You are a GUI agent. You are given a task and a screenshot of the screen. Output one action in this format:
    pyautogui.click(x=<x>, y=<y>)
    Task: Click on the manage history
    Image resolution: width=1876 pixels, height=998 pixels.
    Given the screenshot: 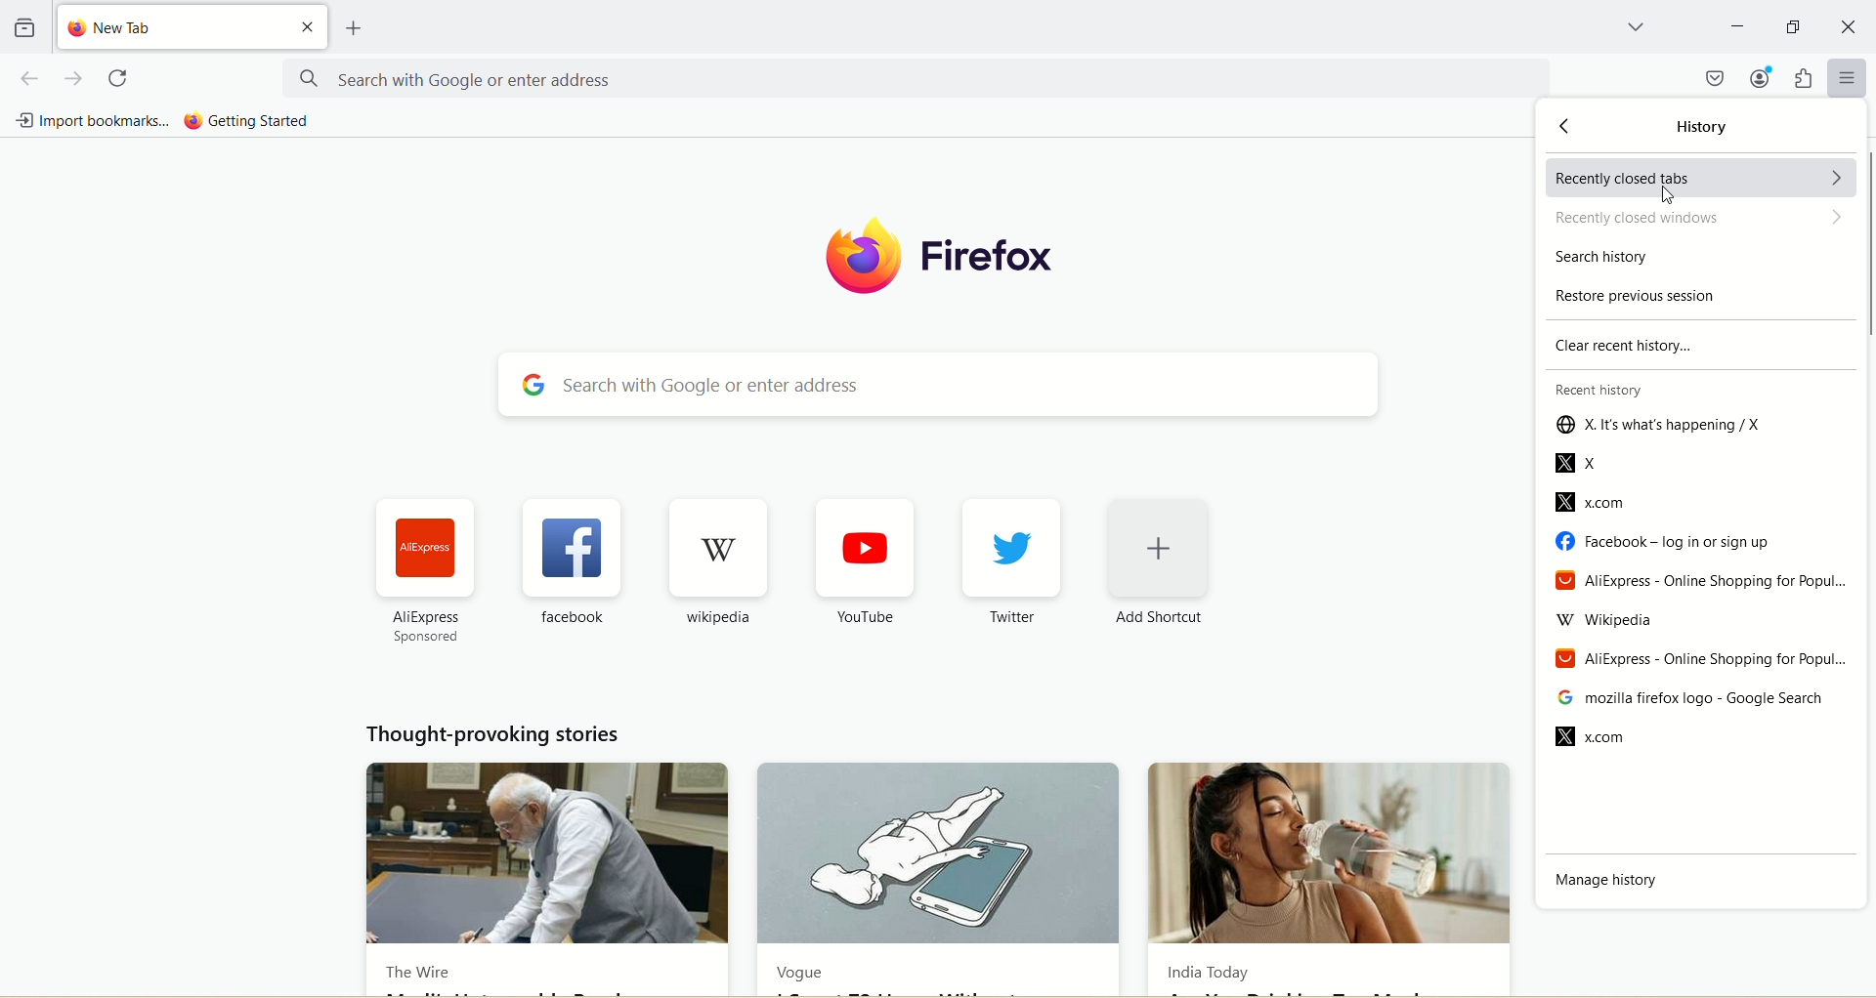 What is the action you would take?
    pyautogui.click(x=1704, y=880)
    